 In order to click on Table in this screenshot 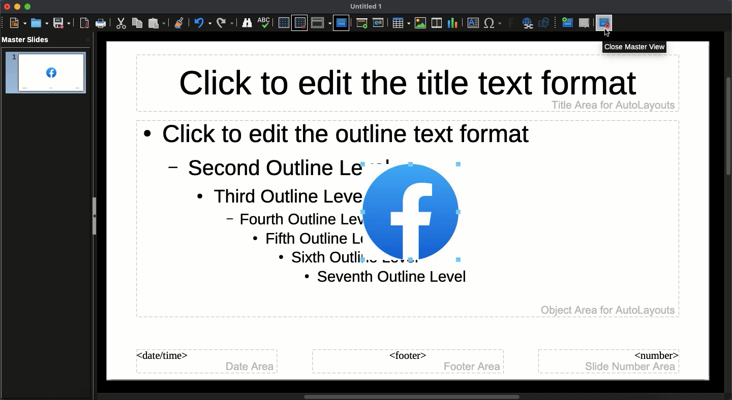, I will do `click(401, 23)`.